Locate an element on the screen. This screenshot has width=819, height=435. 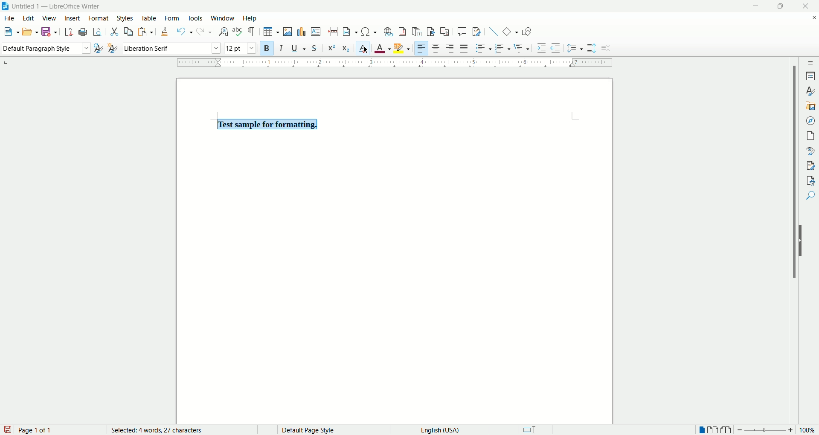
mark formatting is located at coordinates (251, 32).